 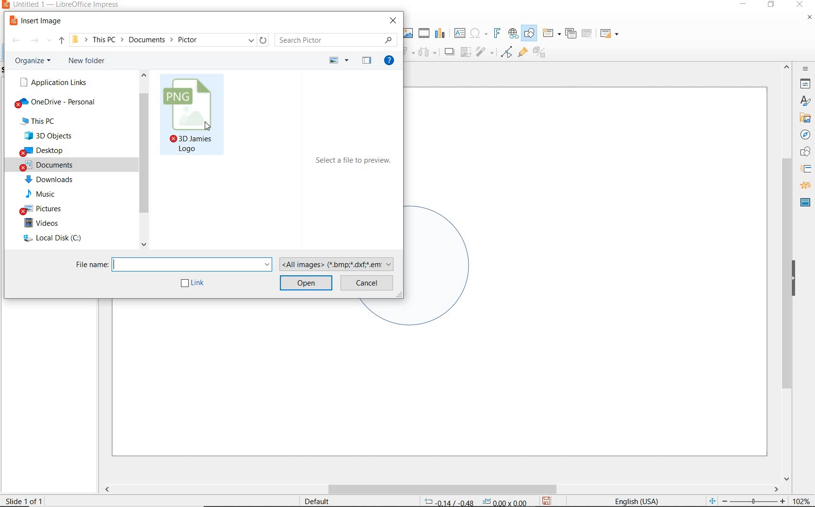 What do you see at coordinates (169, 39) in the screenshot?
I see `path` at bounding box center [169, 39].